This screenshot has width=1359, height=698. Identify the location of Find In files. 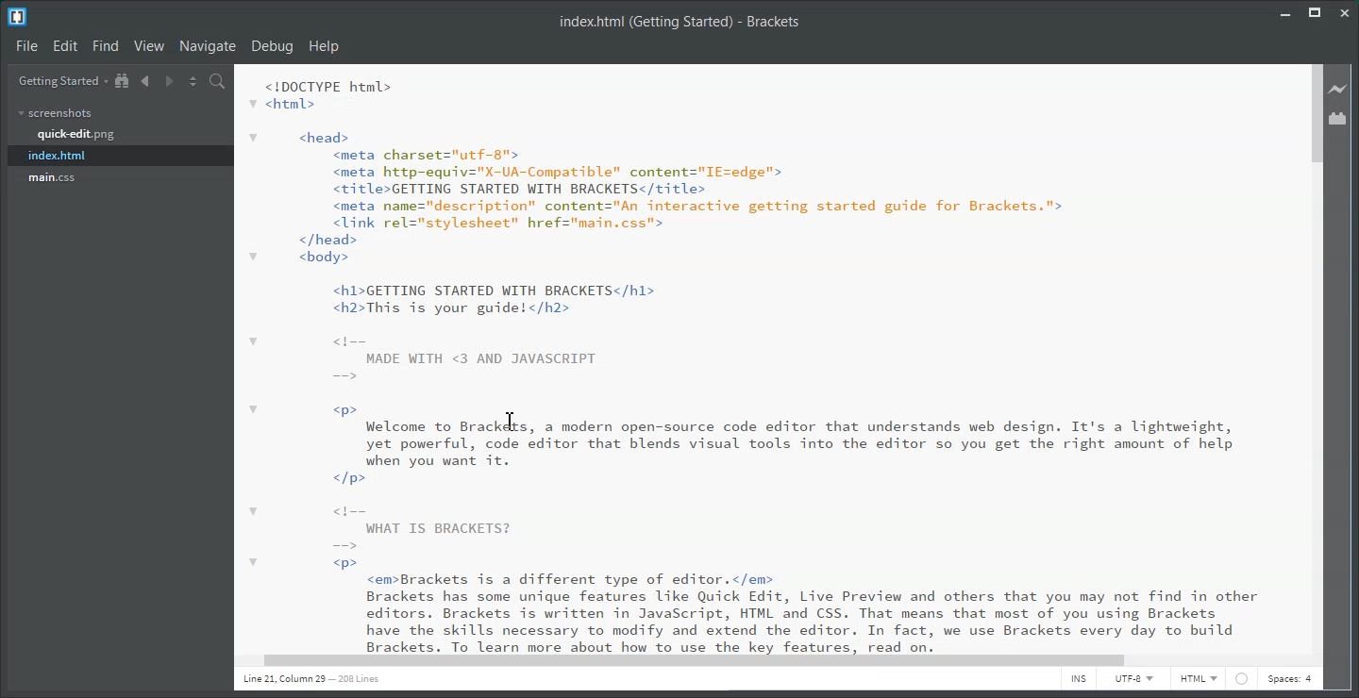
(217, 80).